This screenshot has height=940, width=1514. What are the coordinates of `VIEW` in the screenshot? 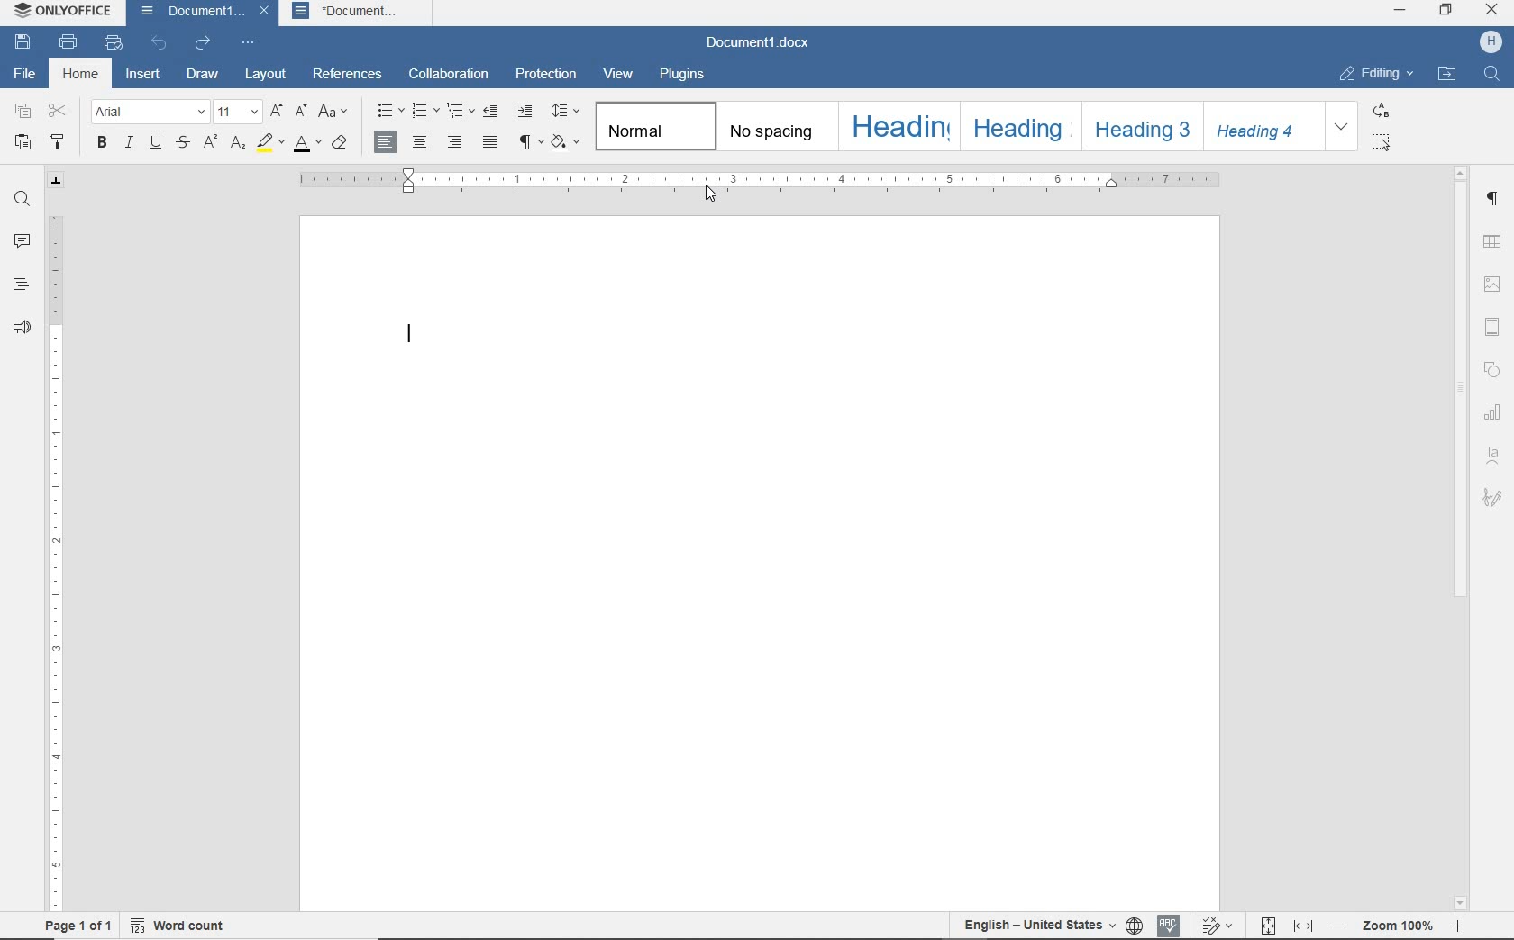 It's located at (619, 75).